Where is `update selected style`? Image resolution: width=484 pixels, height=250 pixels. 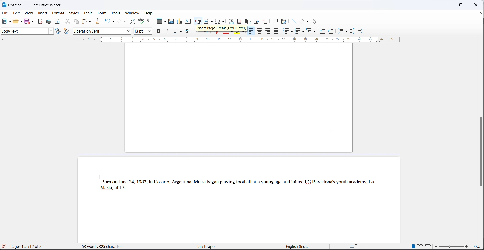 update selected style is located at coordinates (59, 31).